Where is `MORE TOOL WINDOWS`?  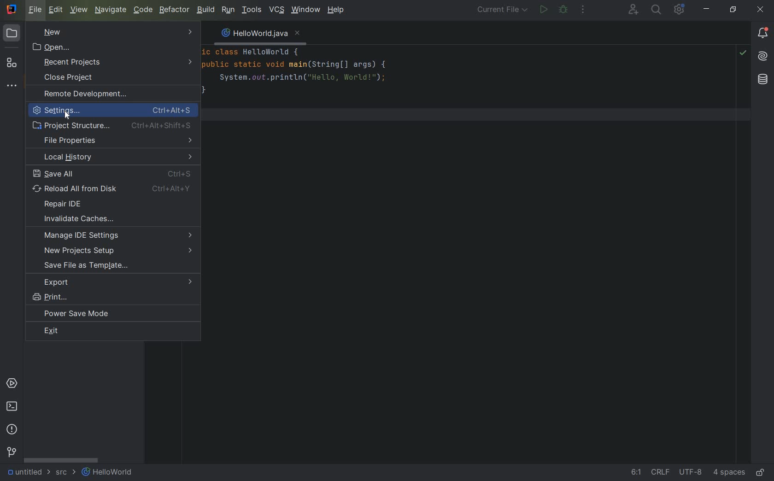
MORE TOOL WINDOWS is located at coordinates (11, 86).